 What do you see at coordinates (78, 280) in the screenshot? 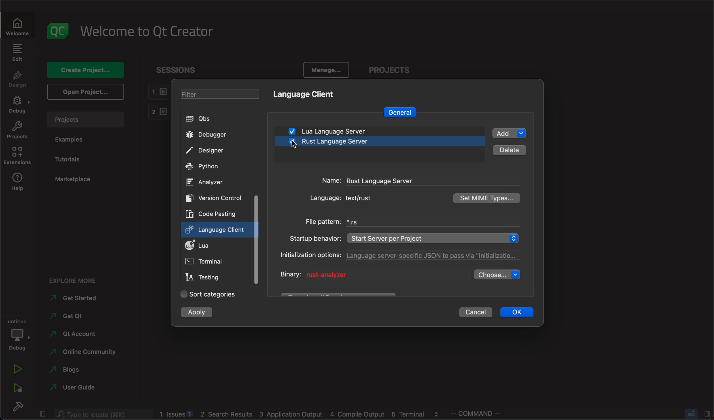
I see `explore more` at bounding box center [78, 280].